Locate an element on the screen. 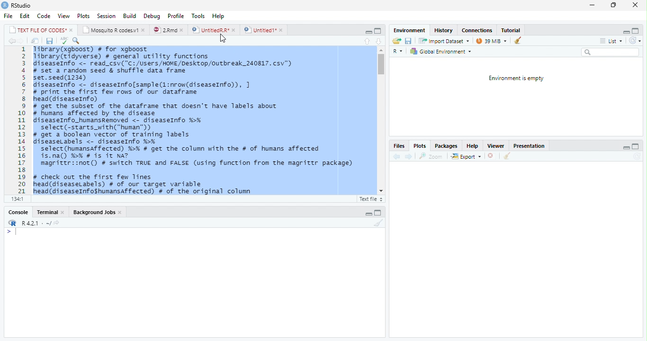  Connections is located at coordinates (477, 30).